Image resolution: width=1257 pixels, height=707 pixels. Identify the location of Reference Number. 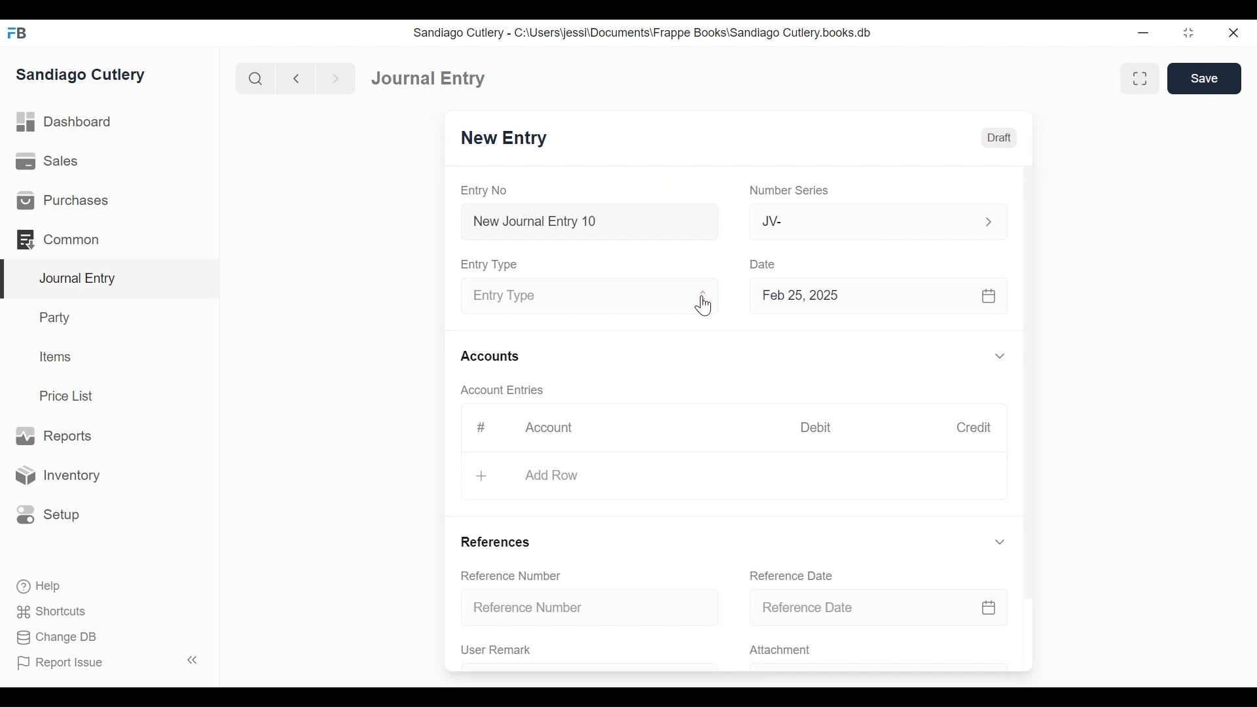
(513, 577).